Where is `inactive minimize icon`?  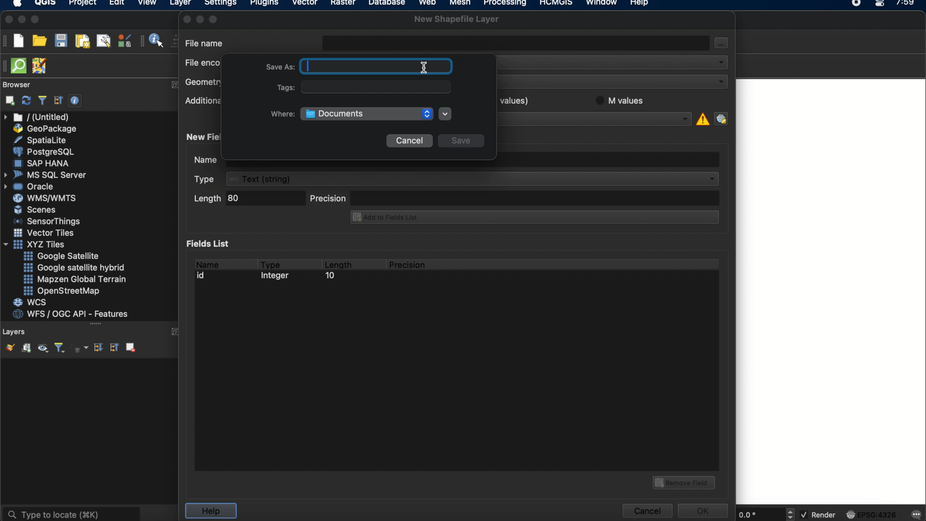
inactive minimize icon is located at coordinates (200, 19).